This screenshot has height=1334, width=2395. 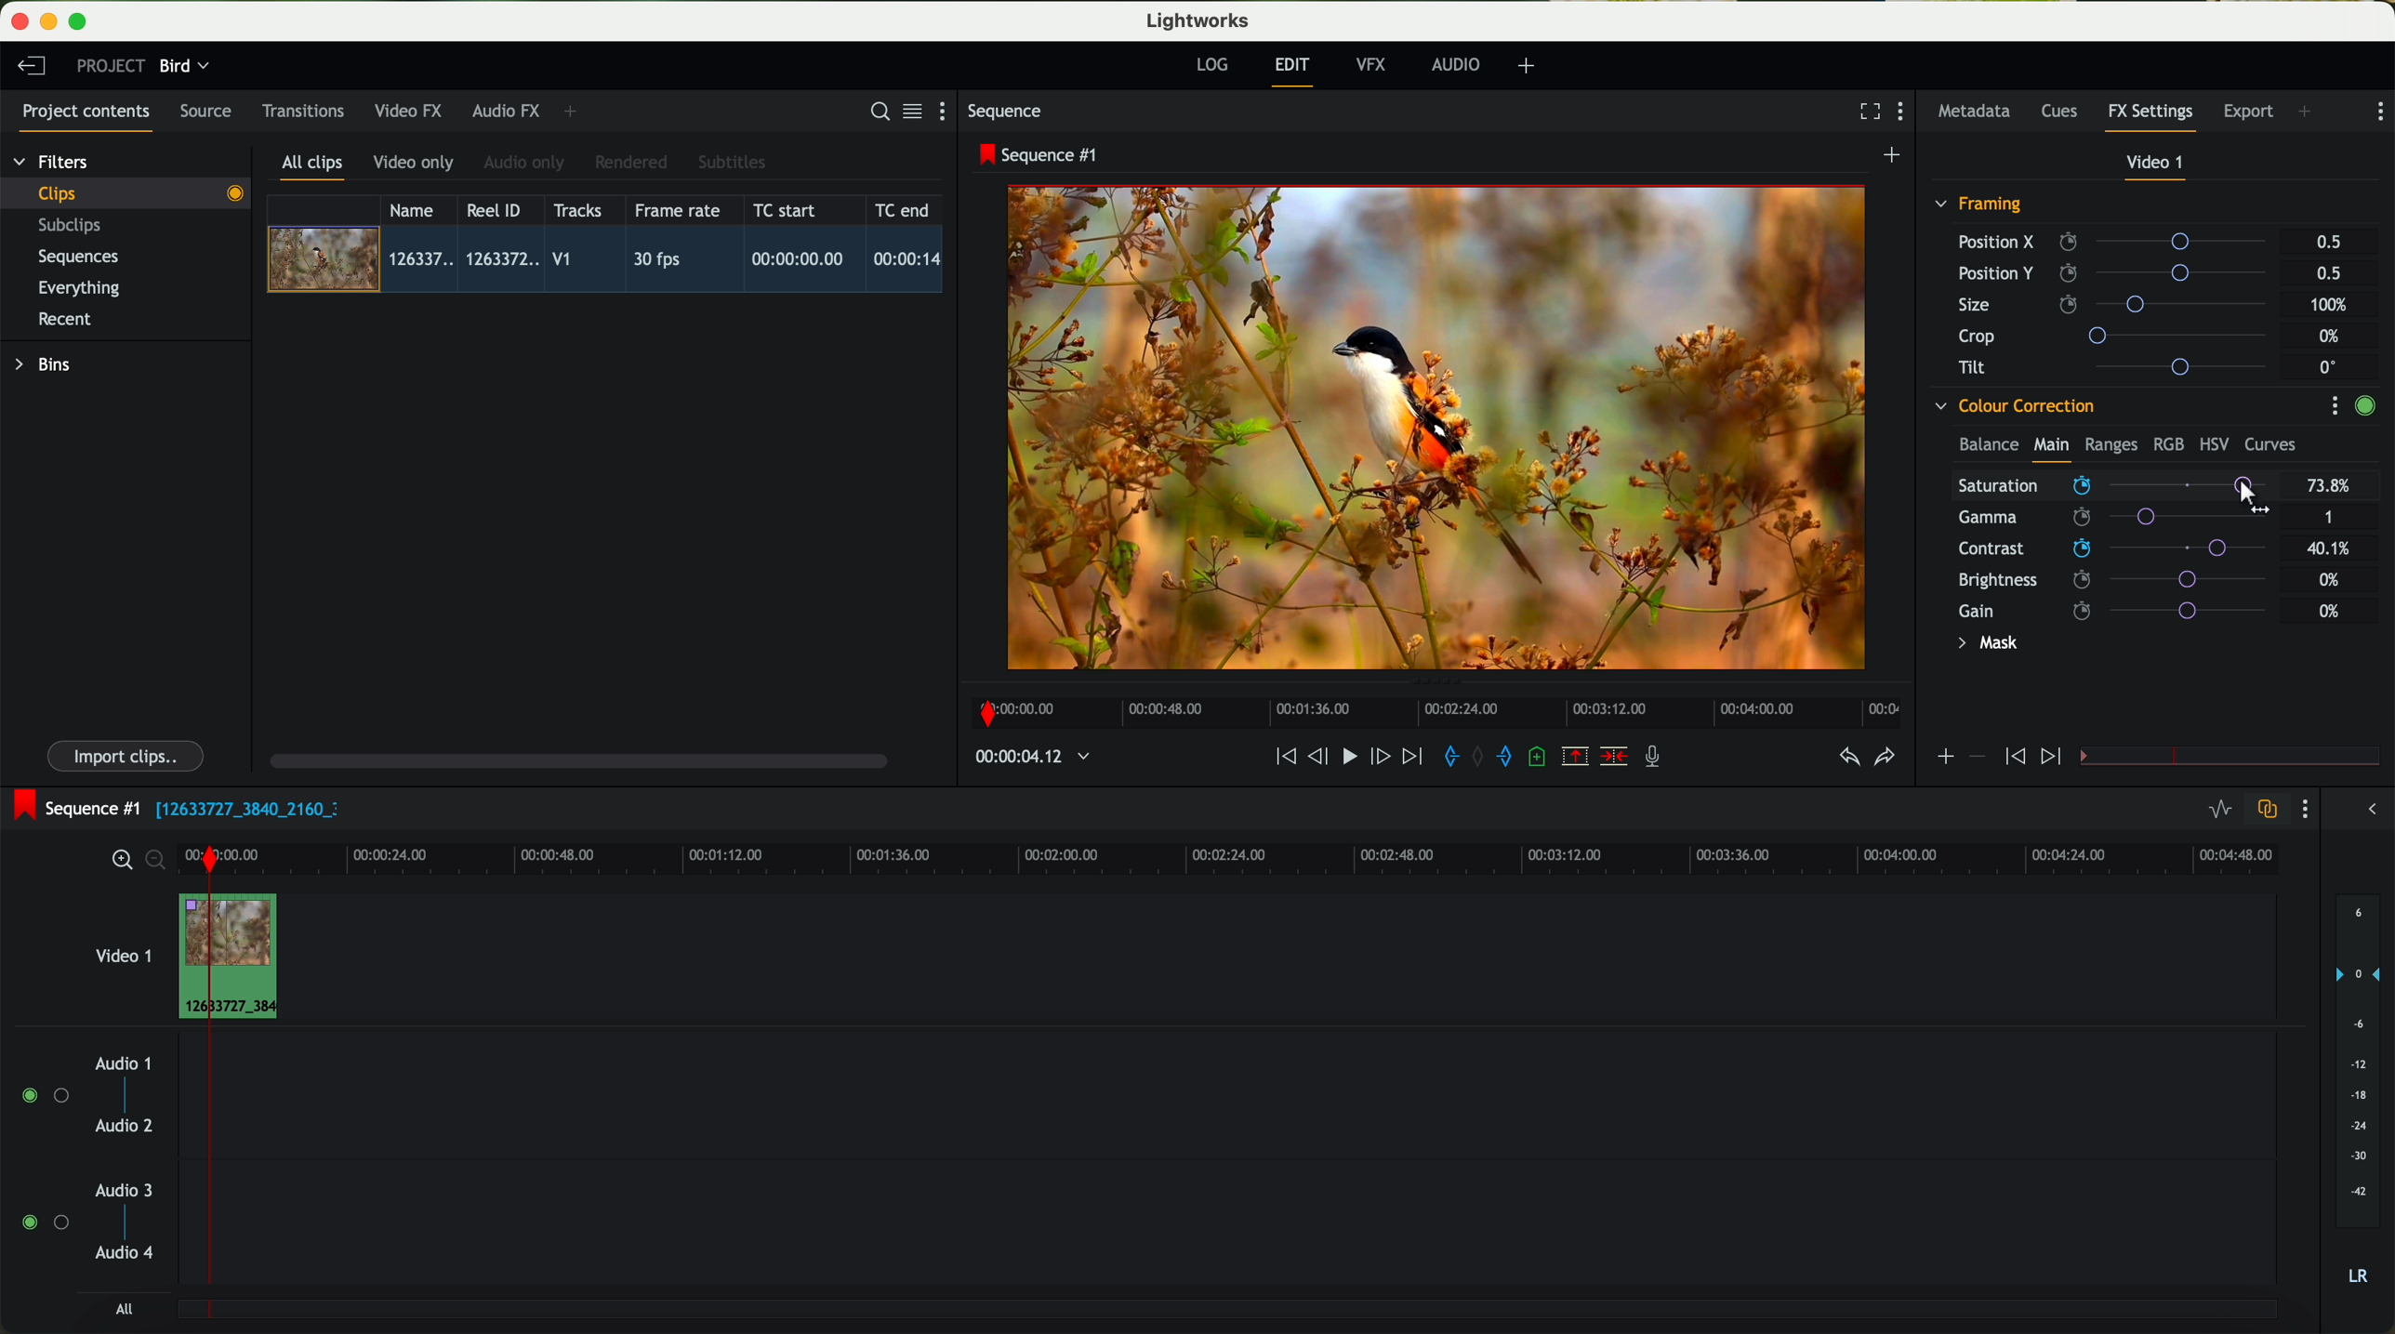 What do you see at coordinates (44, 1222) in the screenshot?
I see `enable audio` at bounding box center [44, 1222].